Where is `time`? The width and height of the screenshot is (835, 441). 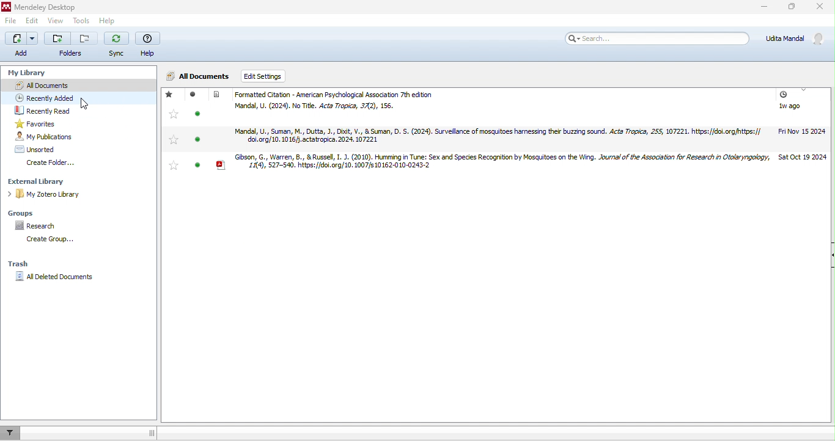
time is located at coordinates (783, 96).